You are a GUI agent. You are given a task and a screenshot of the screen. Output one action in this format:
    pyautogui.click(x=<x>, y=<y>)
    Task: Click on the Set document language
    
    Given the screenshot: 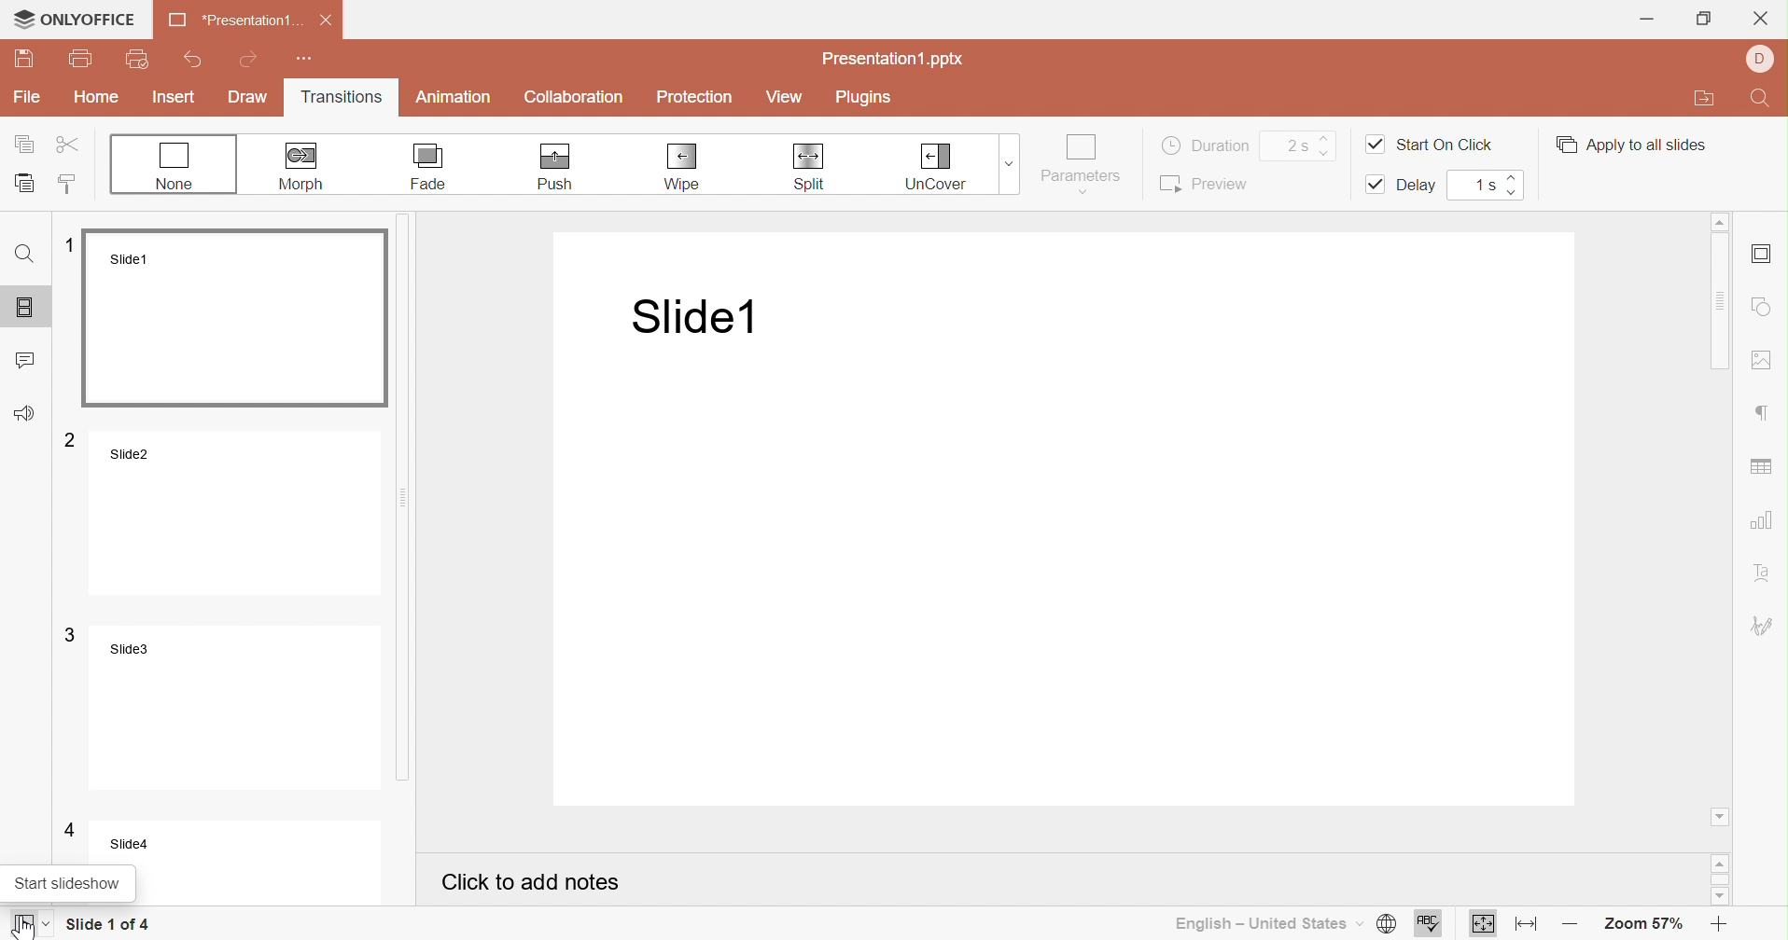 What is the action you would take?
    pyautogui.click(x=1390, y=926)
    